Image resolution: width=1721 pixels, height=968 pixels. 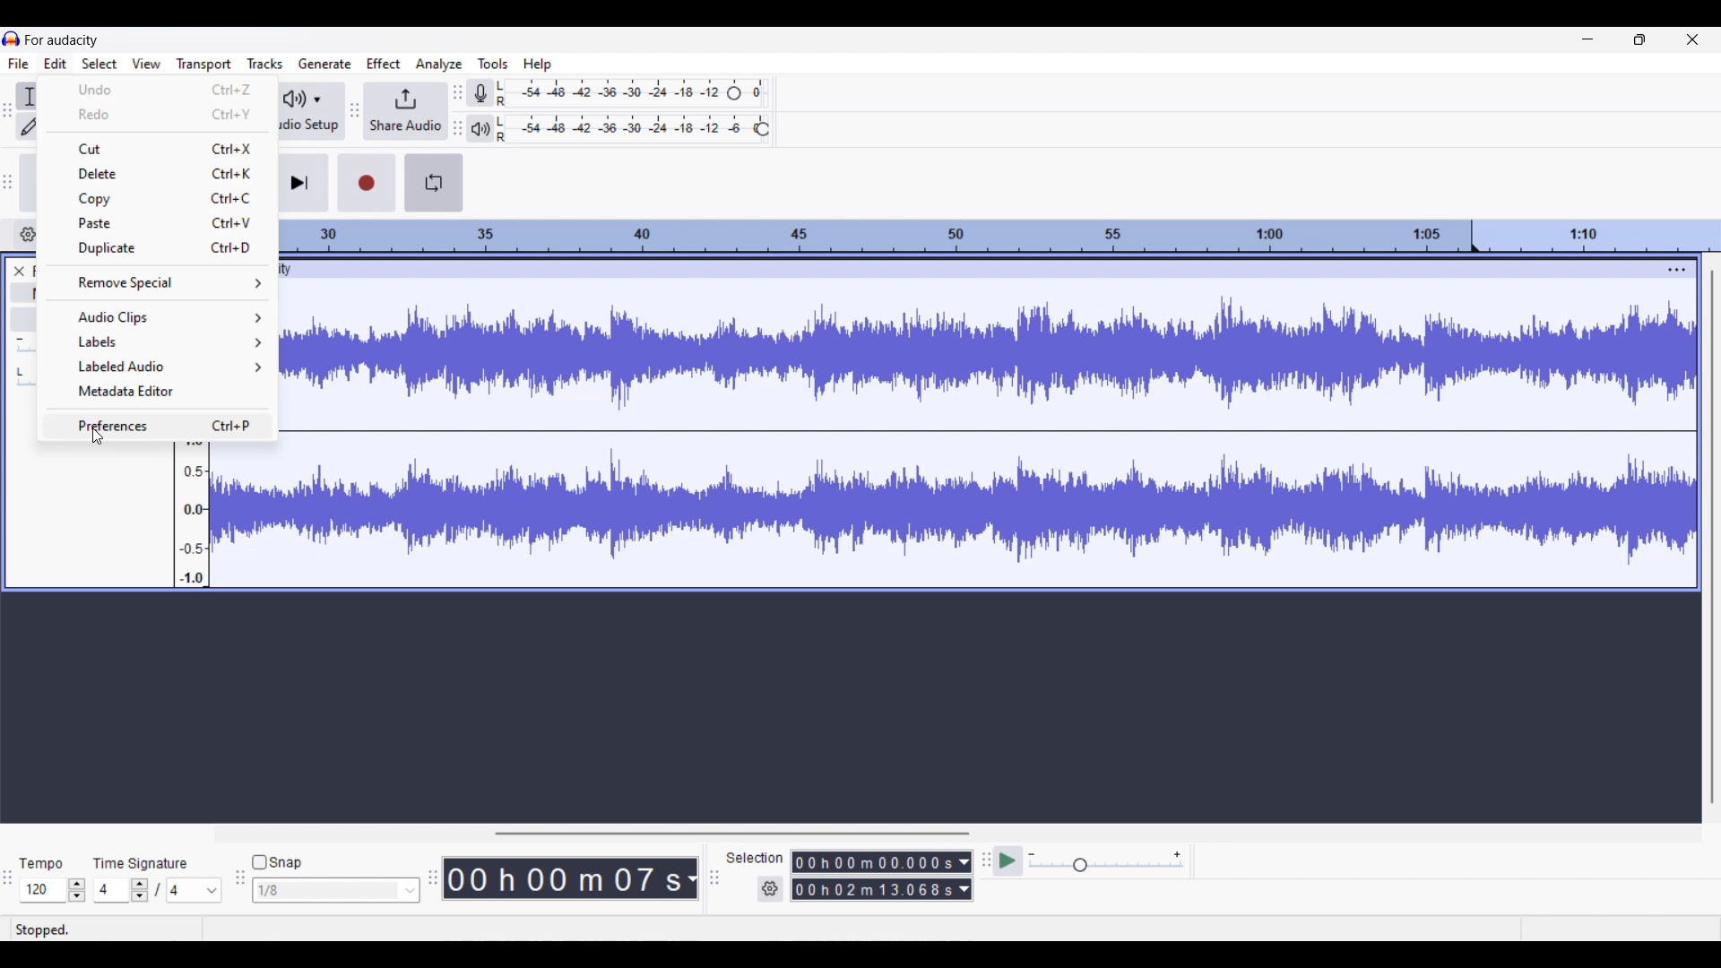 I want to click on Preferences, so click(x=159, y=424).